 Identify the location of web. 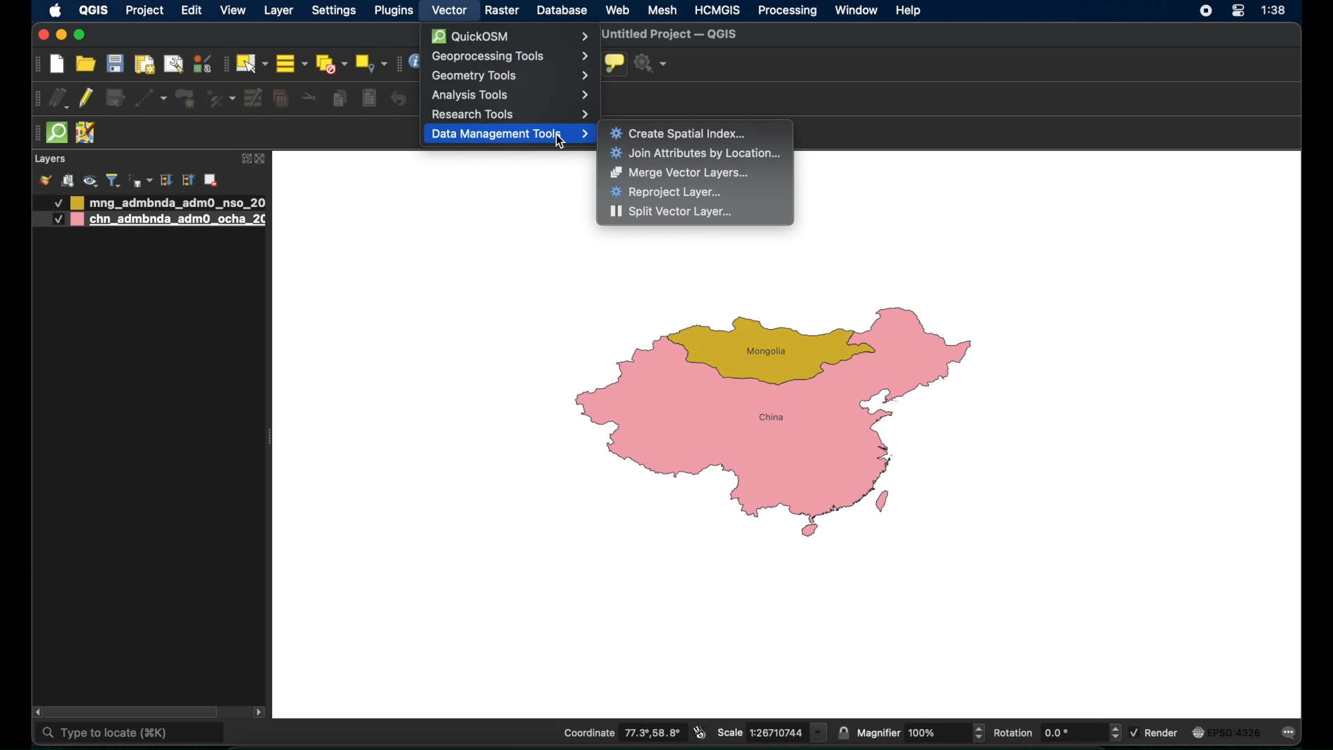
(618, 10).